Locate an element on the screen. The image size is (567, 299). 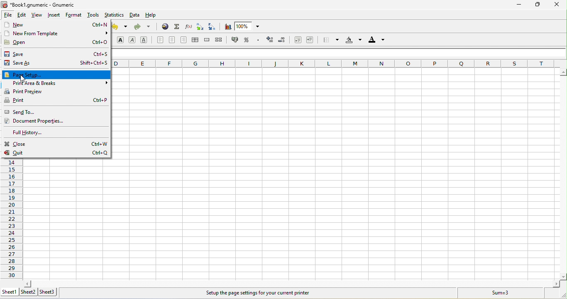
undo is located at coordinates (122, 28).